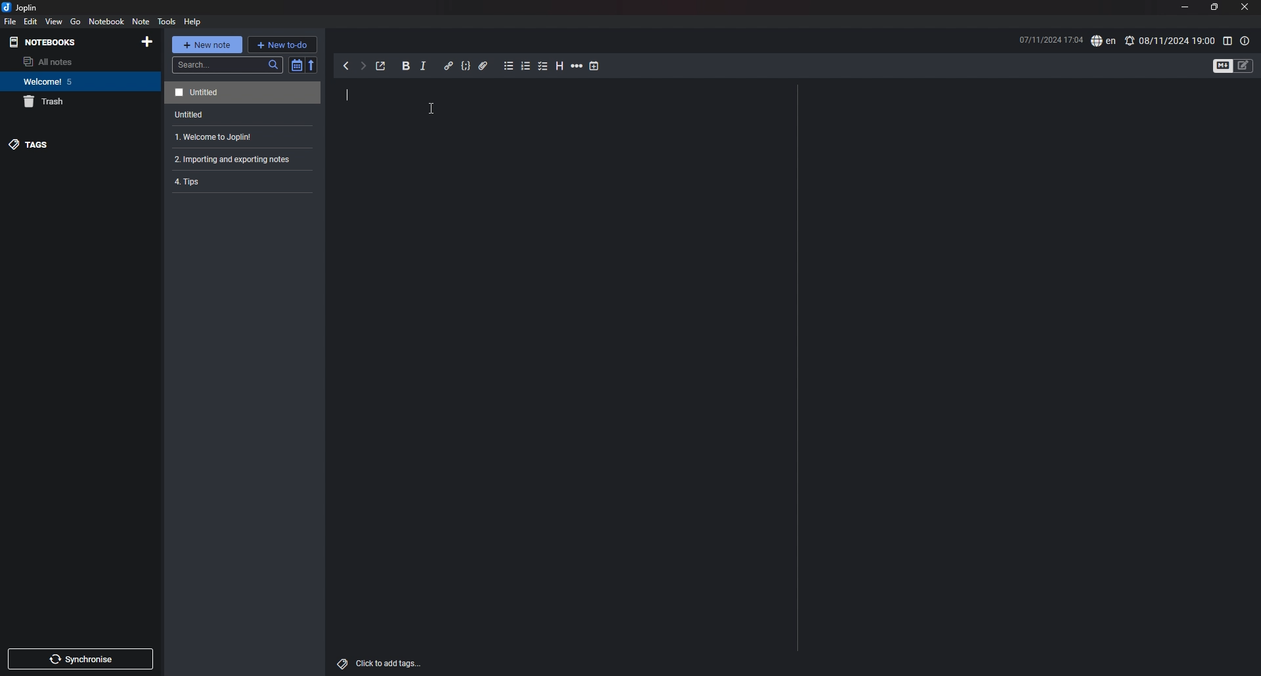 This screenshot has height=676, width=1261. What do you see at coordinates (346, 66) in the screenshot?
I see `back` at bounding box center [346, 66].